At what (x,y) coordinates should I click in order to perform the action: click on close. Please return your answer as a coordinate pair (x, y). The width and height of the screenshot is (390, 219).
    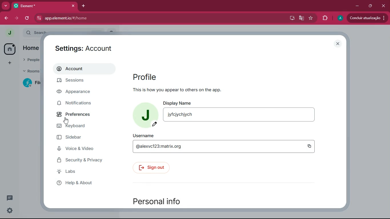
    Looking at the image, I should click on (383, 5).